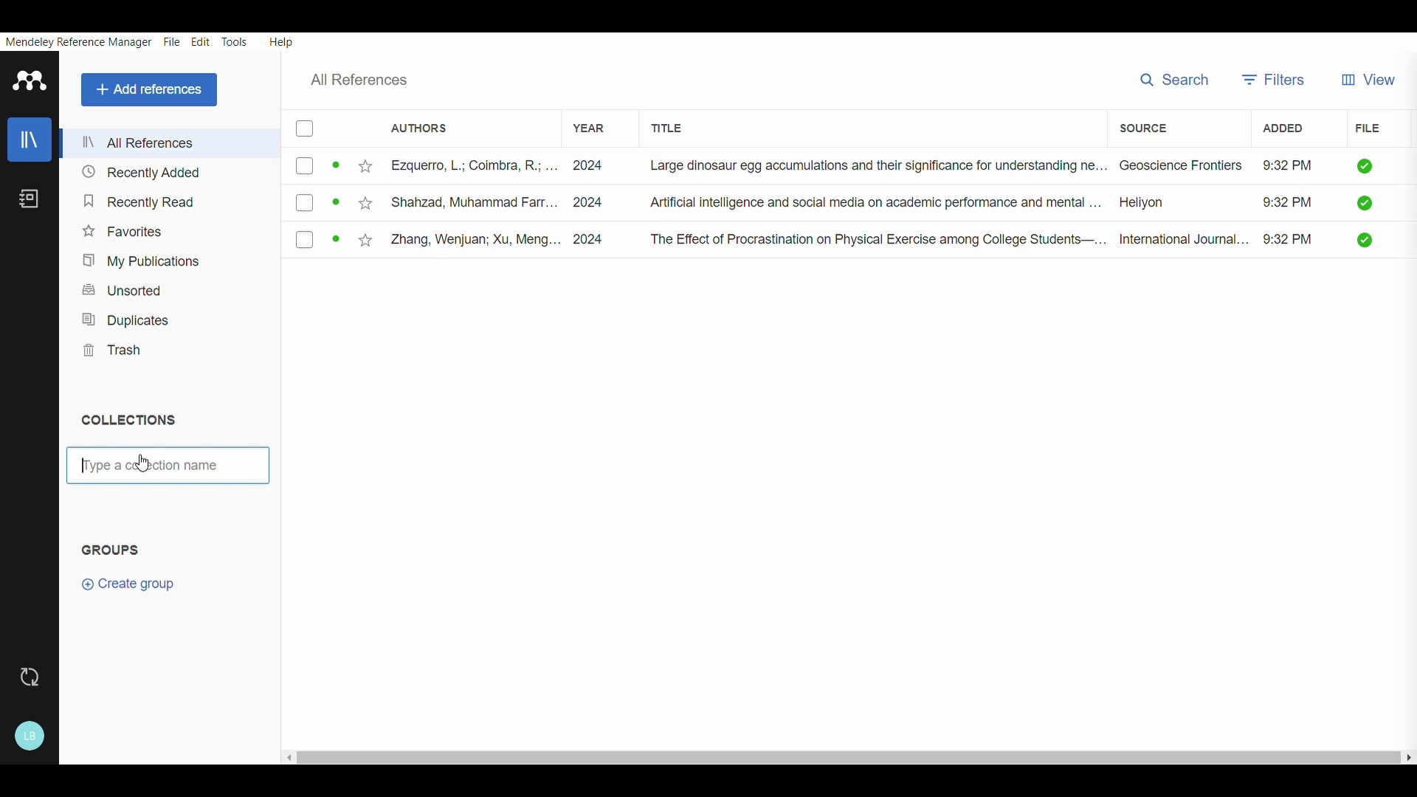 The image size is (1417, 797). Describe the element at coordinates (1013, 168) in the screenshot. I see `Large dinosaur egg accumulations and their significance for understanding ne... Geoscience Frontiers ~~ 9:32 PM Q` at that location.